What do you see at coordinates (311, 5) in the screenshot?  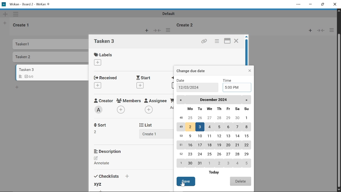 I see `Minimize` at bounding box center [311, 5].